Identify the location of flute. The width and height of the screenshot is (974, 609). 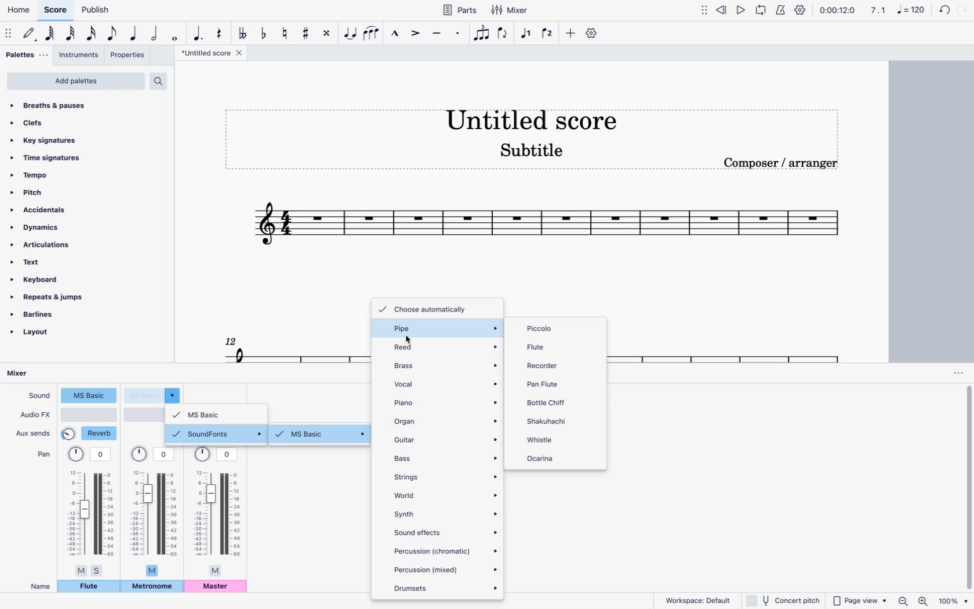
(550, 346).